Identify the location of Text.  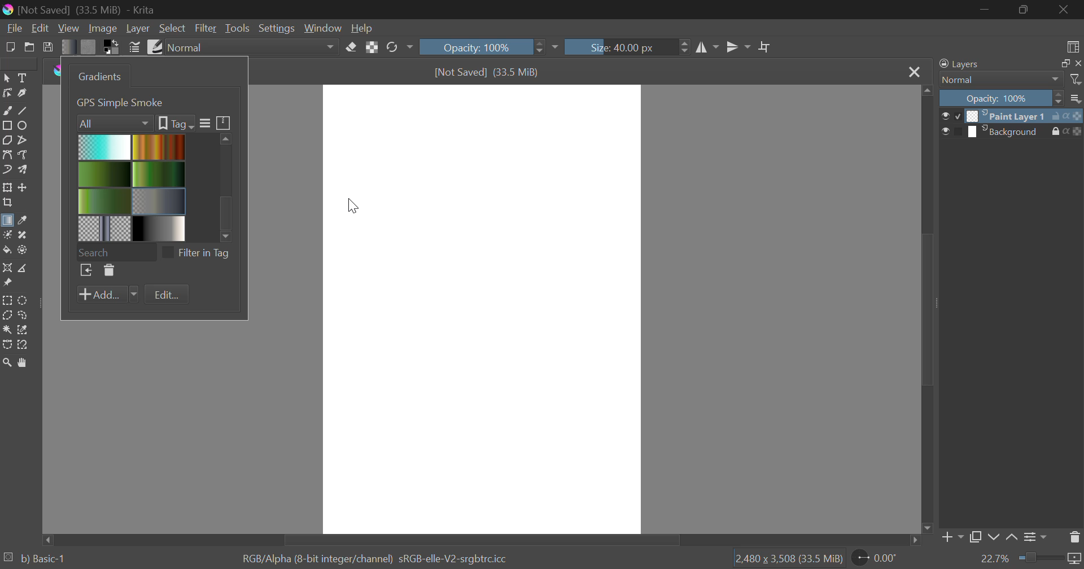
(21, 77).